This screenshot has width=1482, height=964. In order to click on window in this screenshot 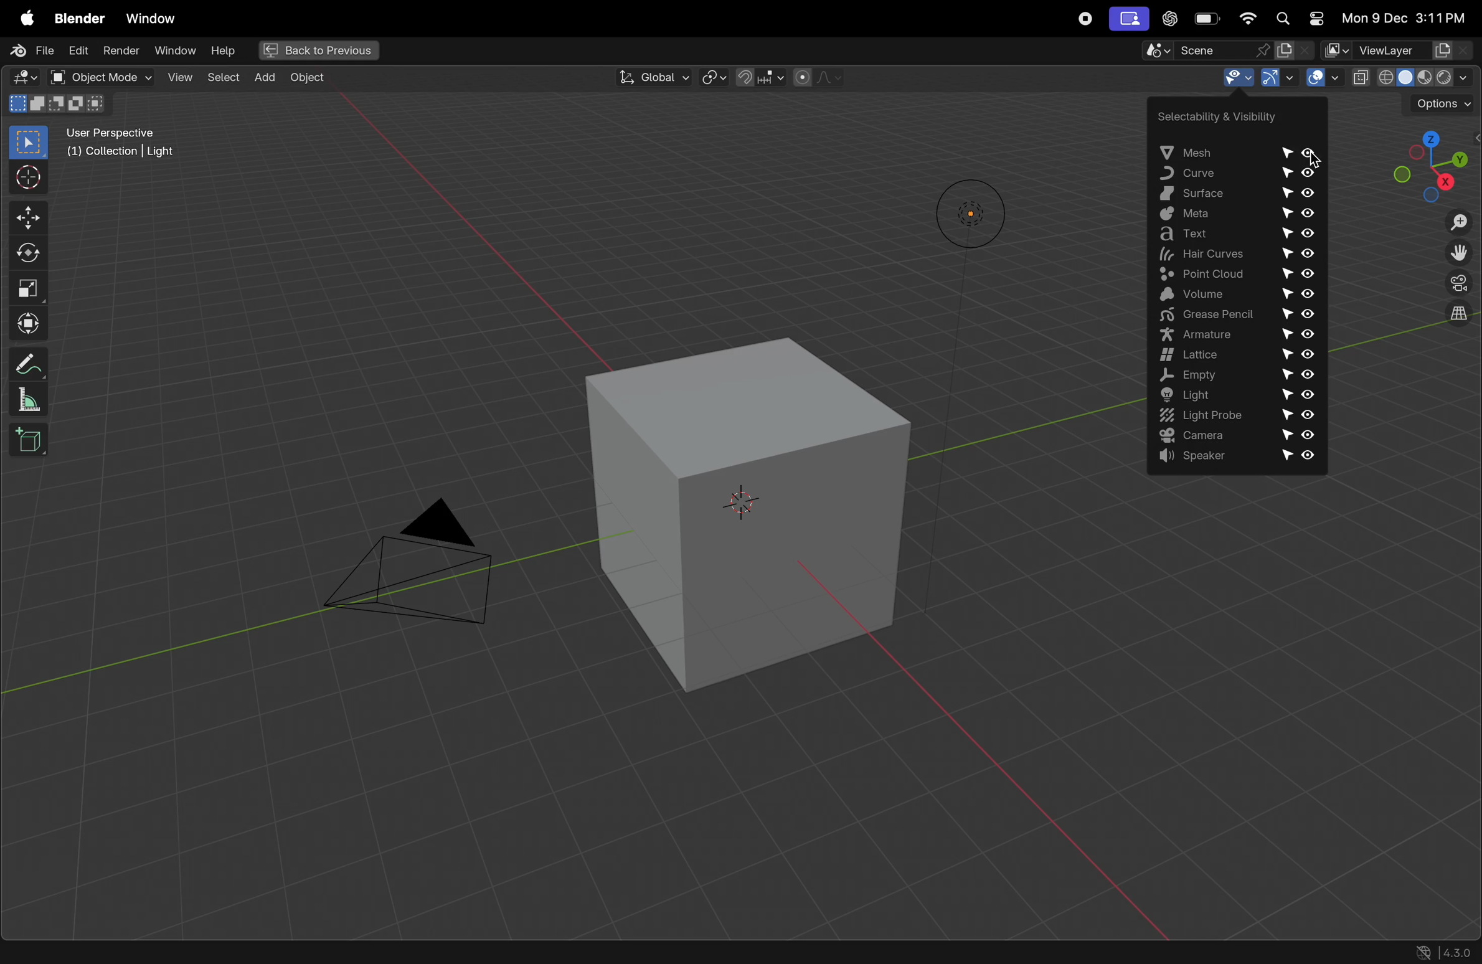, I will do `click(174, 52)`.